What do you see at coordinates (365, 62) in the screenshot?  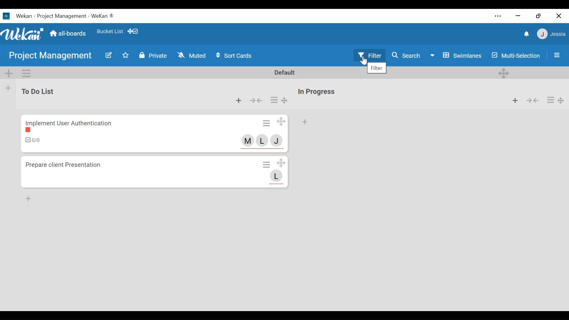 I see `Cursor` at bounding box center [365, 62].